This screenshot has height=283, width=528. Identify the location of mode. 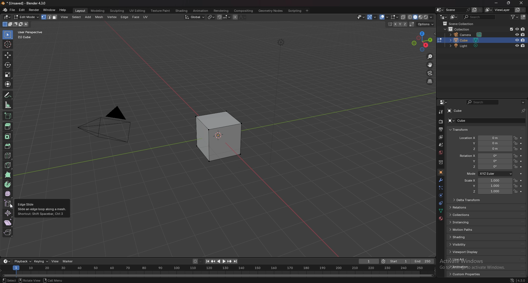
(15, 24).